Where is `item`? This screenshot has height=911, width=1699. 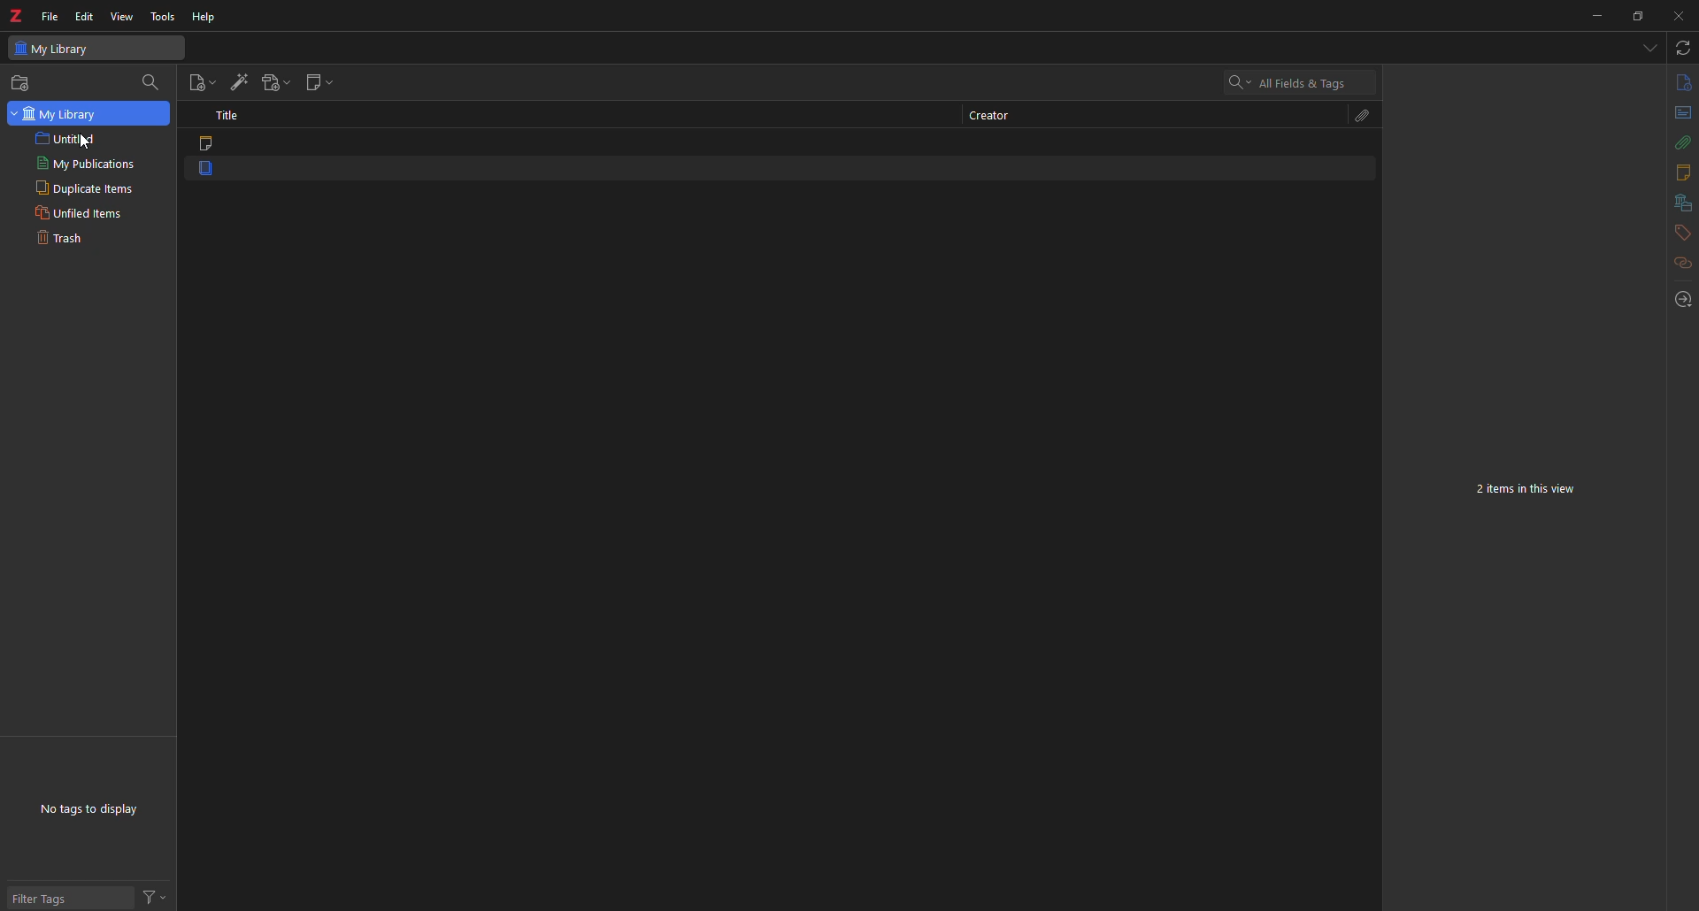
item is located at coordinates (210, 172).